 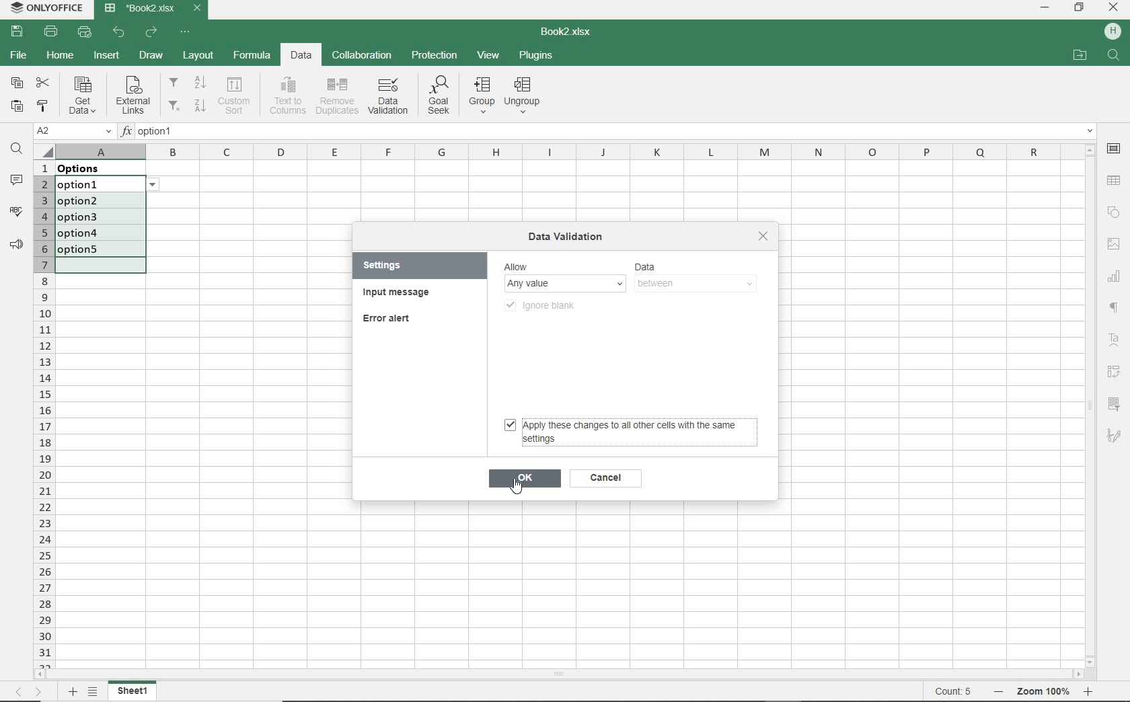 I want to click on CELL SETTINGS, so click(x=1114, y=150).